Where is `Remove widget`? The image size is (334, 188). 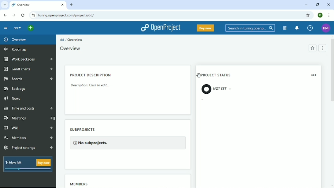 Remove widget is located at coordinates (314, 75).